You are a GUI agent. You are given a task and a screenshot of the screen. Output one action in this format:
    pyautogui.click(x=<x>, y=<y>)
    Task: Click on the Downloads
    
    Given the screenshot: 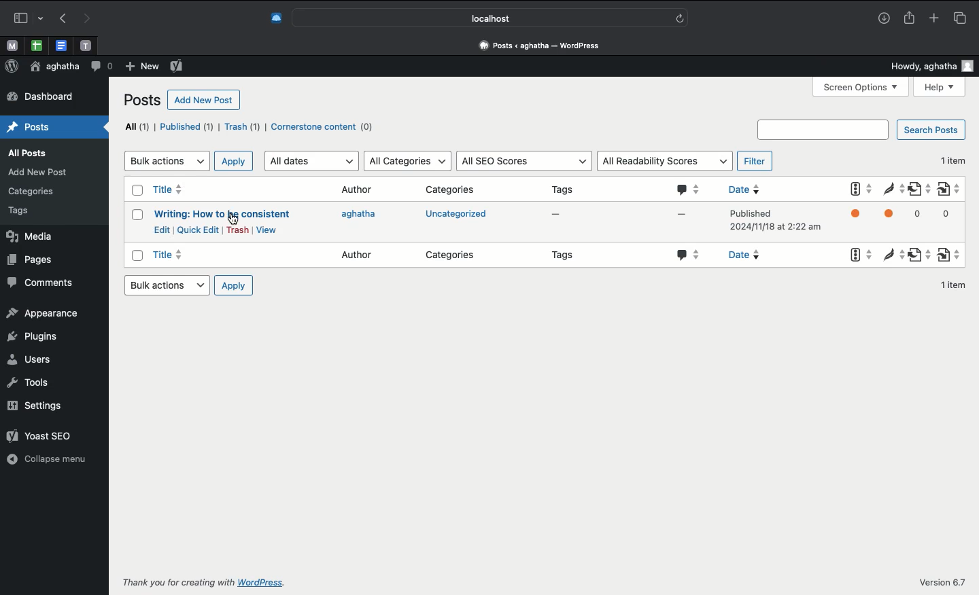 What is the action you would take?
    pyautogui.click(x=885, y=18)
    